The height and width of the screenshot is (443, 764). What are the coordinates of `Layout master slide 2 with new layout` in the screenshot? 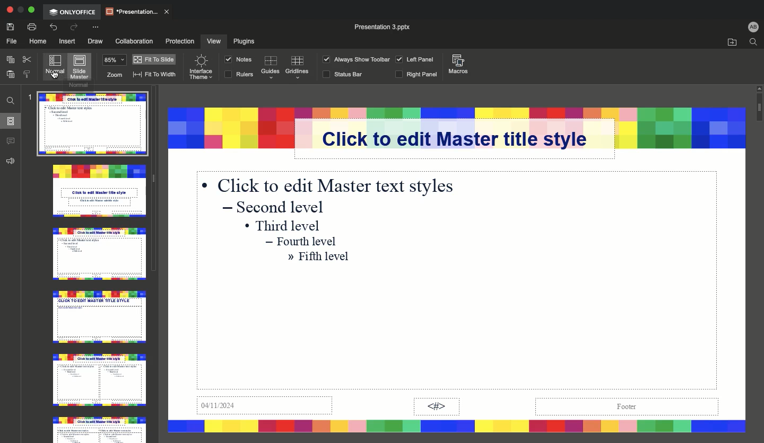 It's located at (100, 193).